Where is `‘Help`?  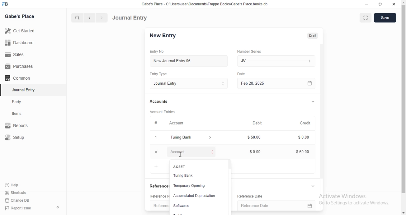
‘Help is located at coordinates (19, 185).